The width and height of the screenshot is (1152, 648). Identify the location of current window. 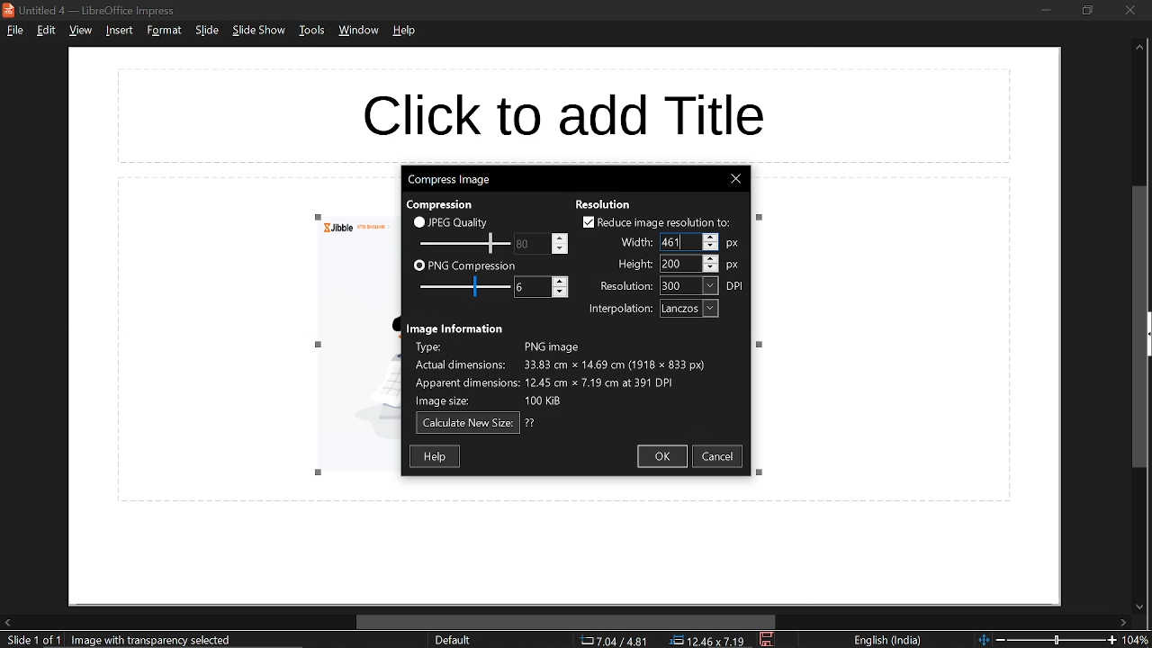
(92, 9).